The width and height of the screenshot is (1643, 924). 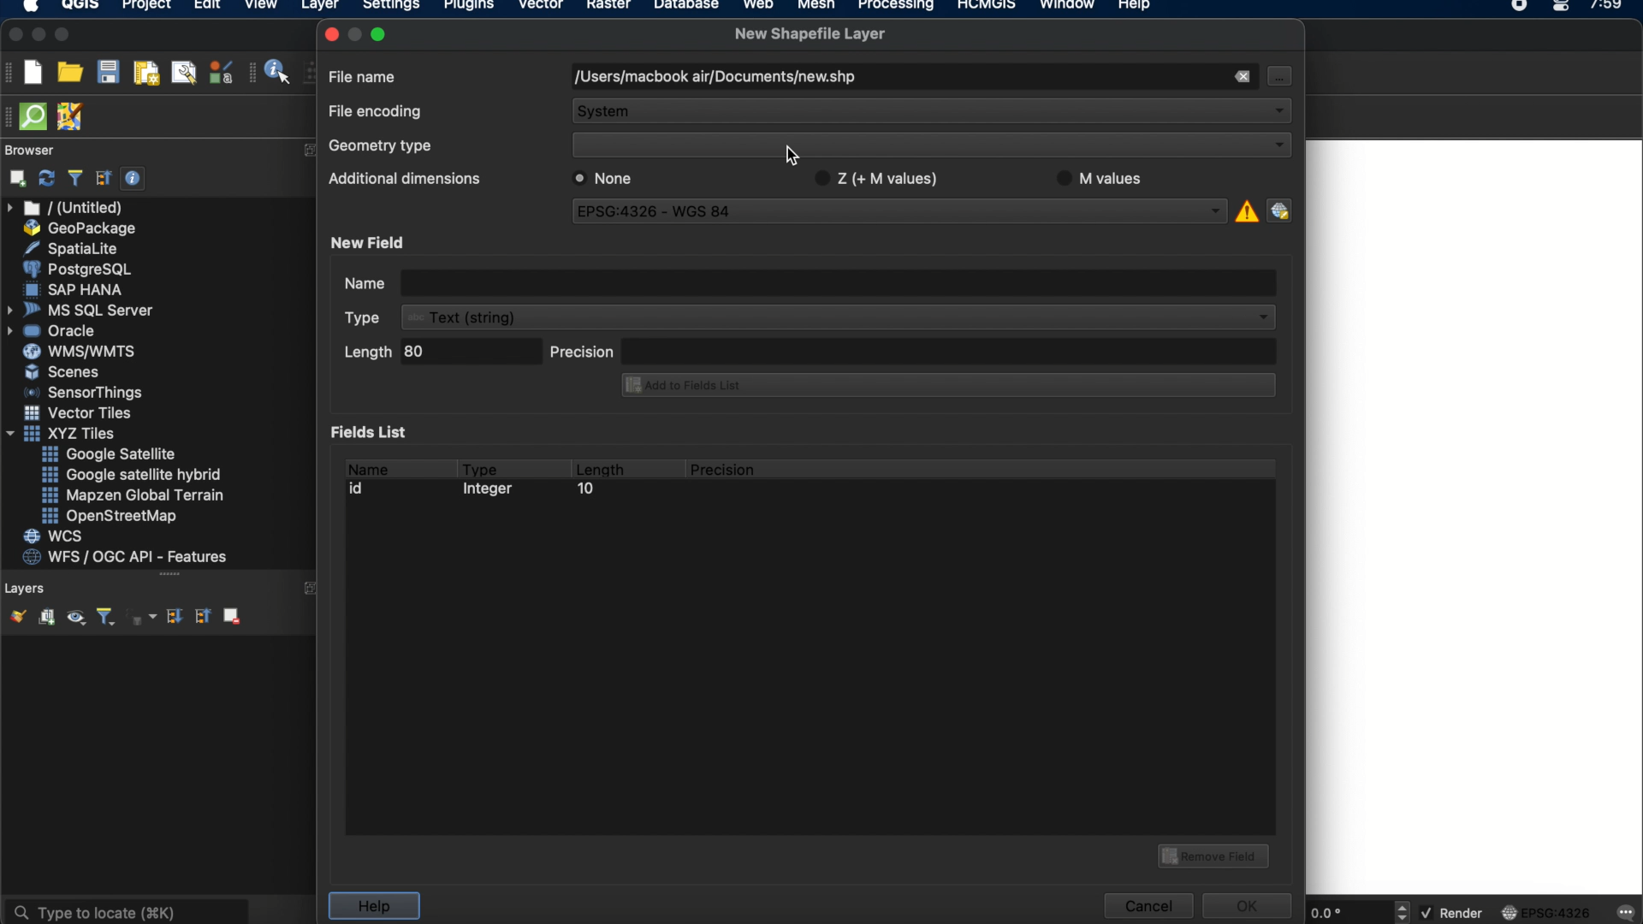 What do you see at coordinates (126, 910) in the screenshot?
I see `type to locate` at bounding box center [126, 910].